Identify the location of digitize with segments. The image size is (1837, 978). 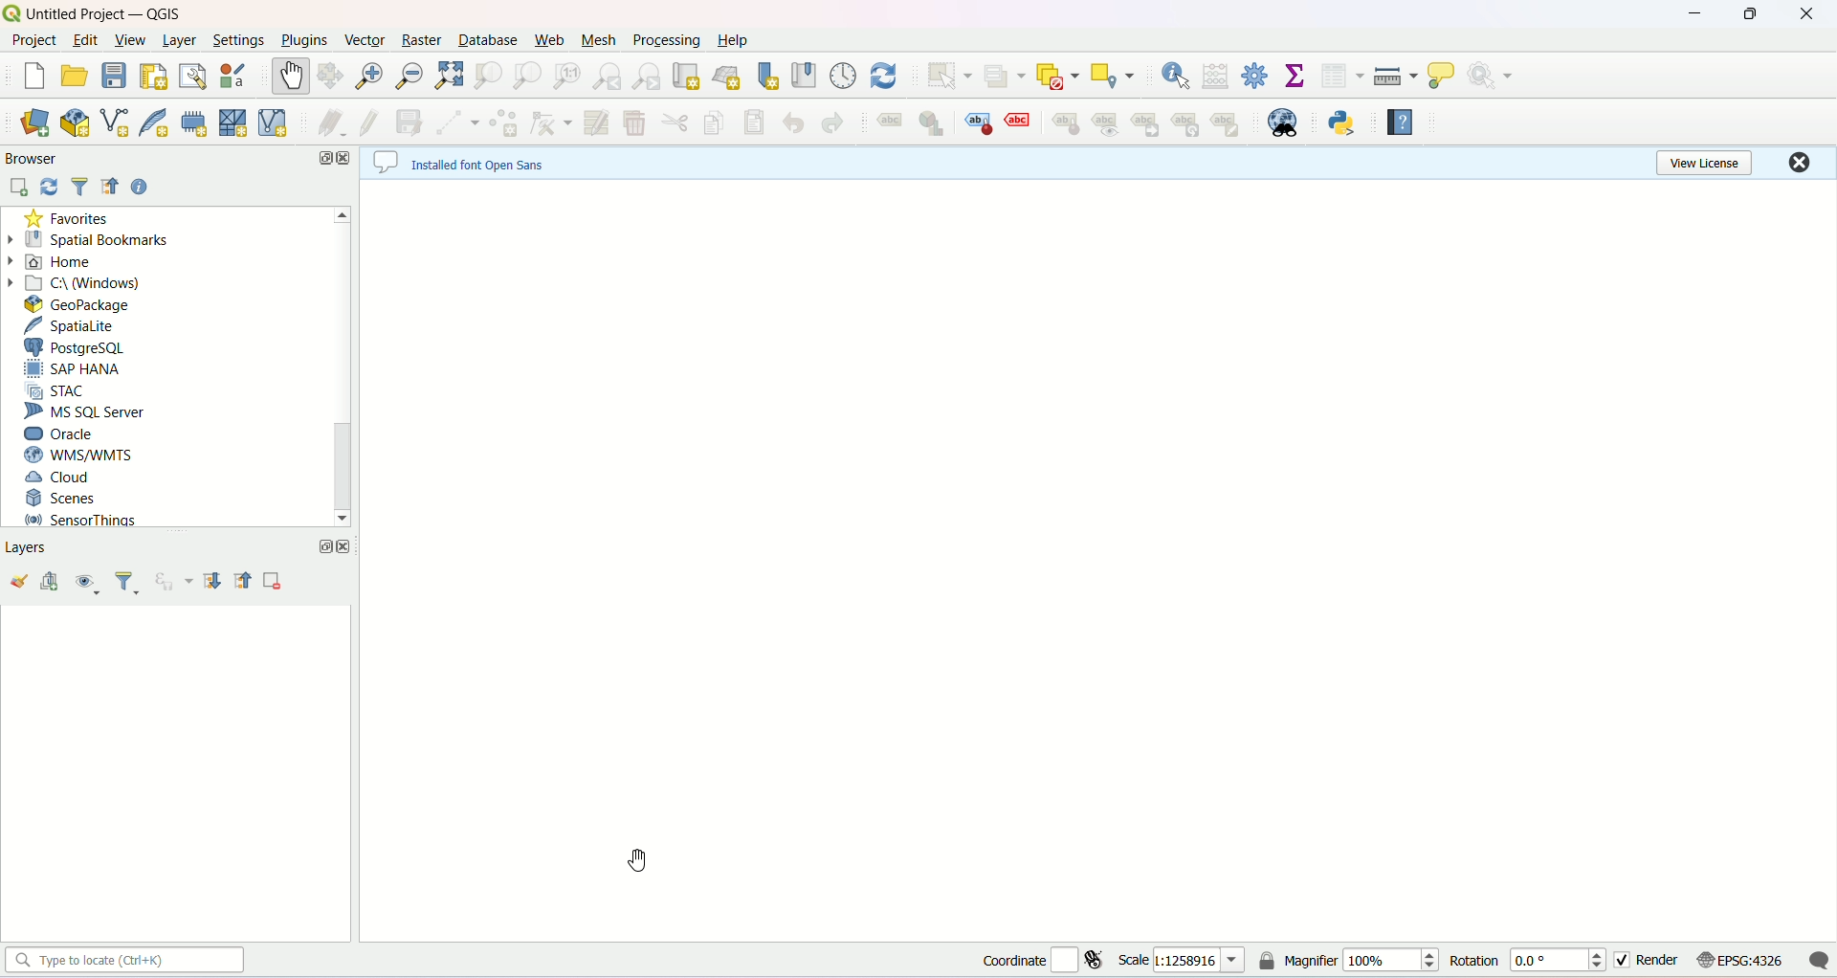
(451, 122).